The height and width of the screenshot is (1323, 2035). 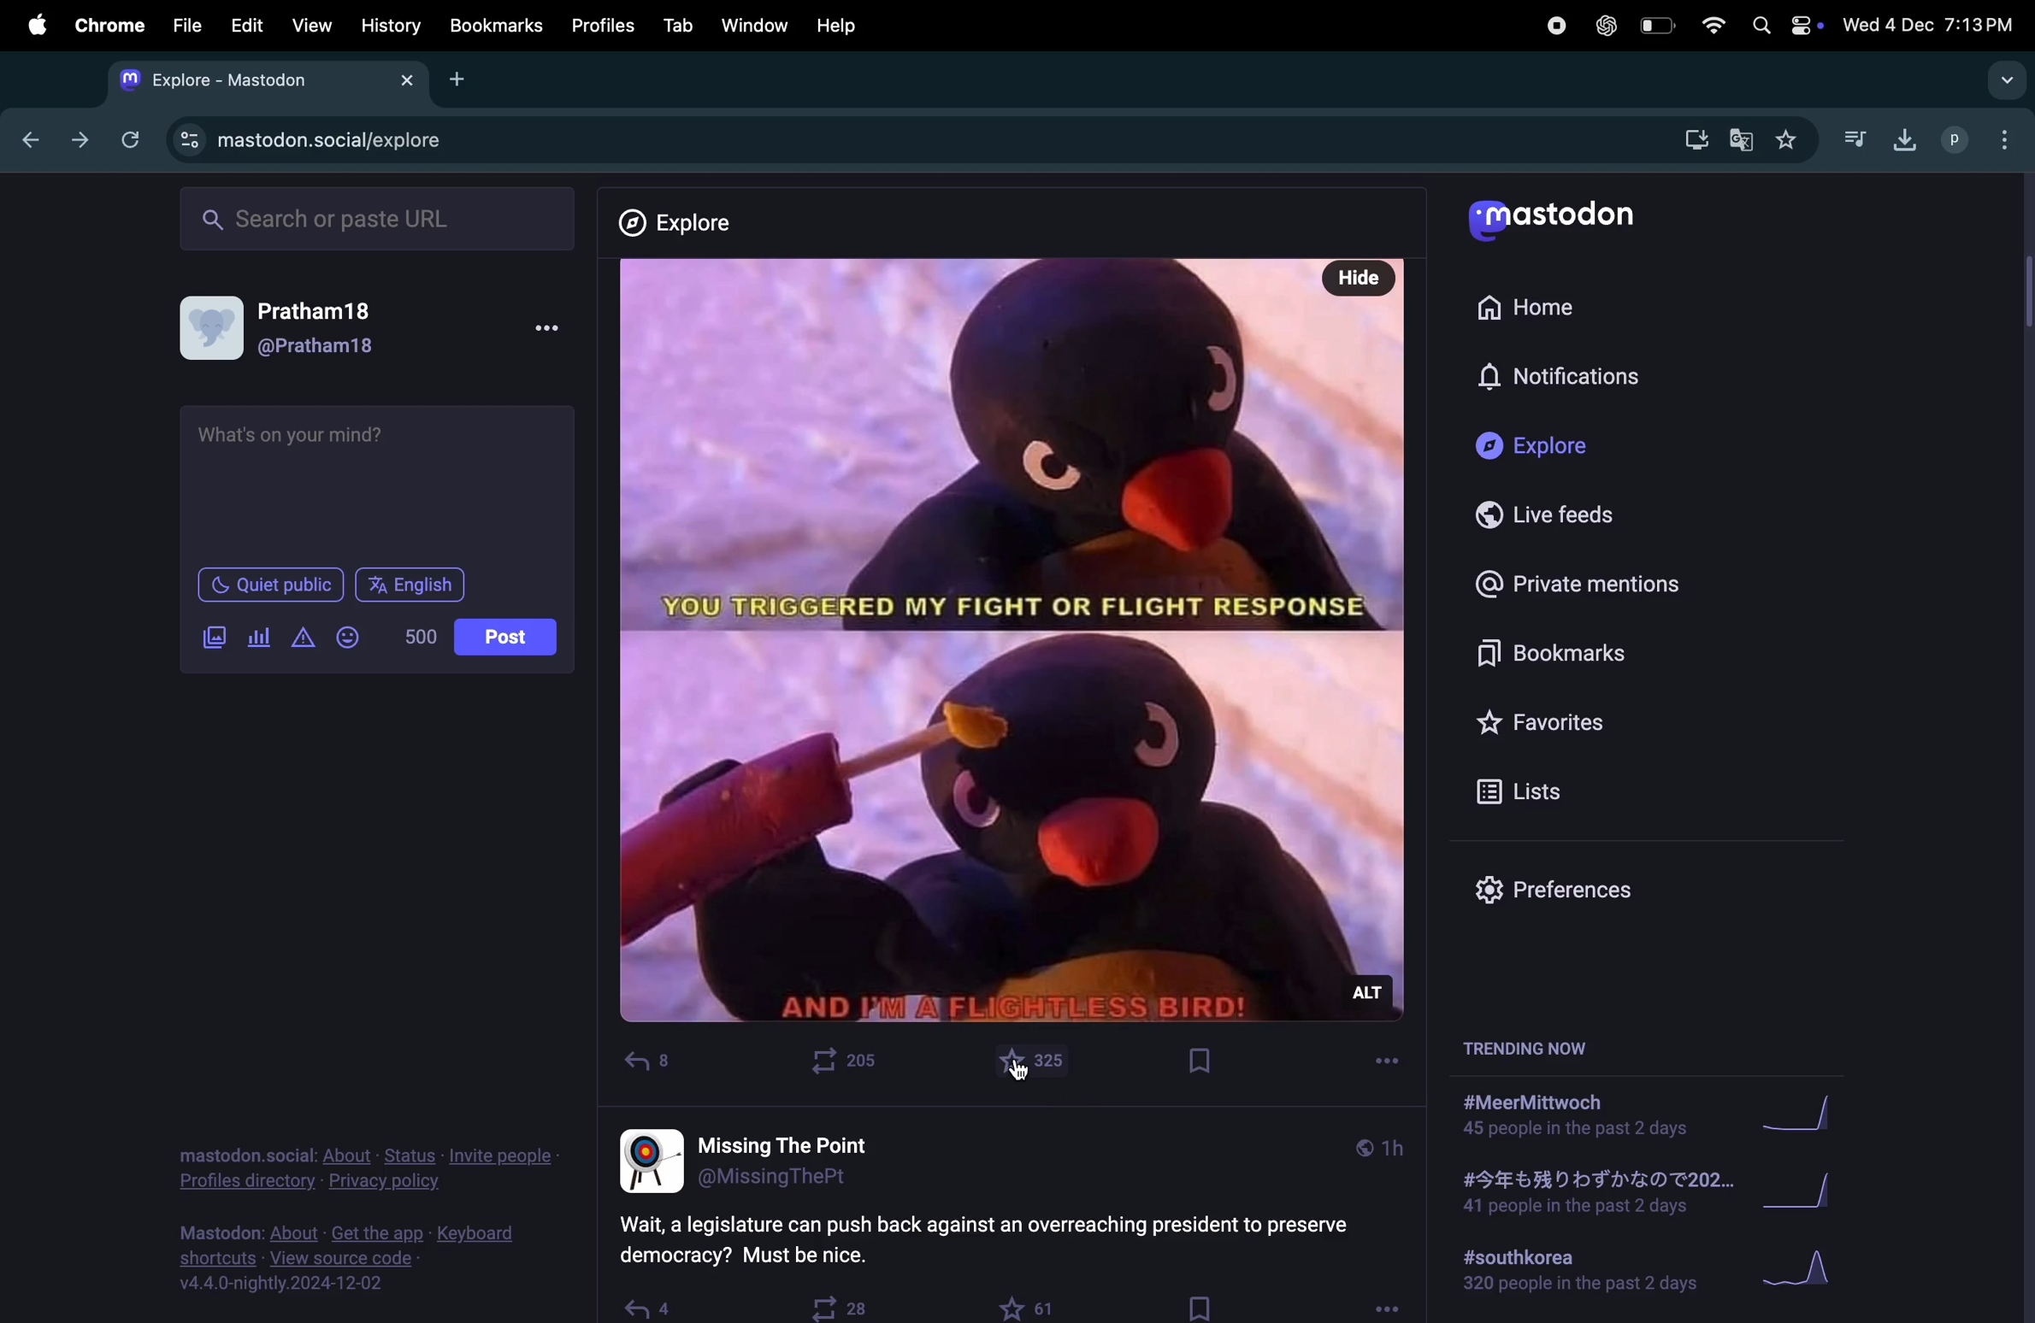 What do you see at coordinates (1778, 24) in the screenshot?
I see `apple widgets` at bounding box center [1778, 24].